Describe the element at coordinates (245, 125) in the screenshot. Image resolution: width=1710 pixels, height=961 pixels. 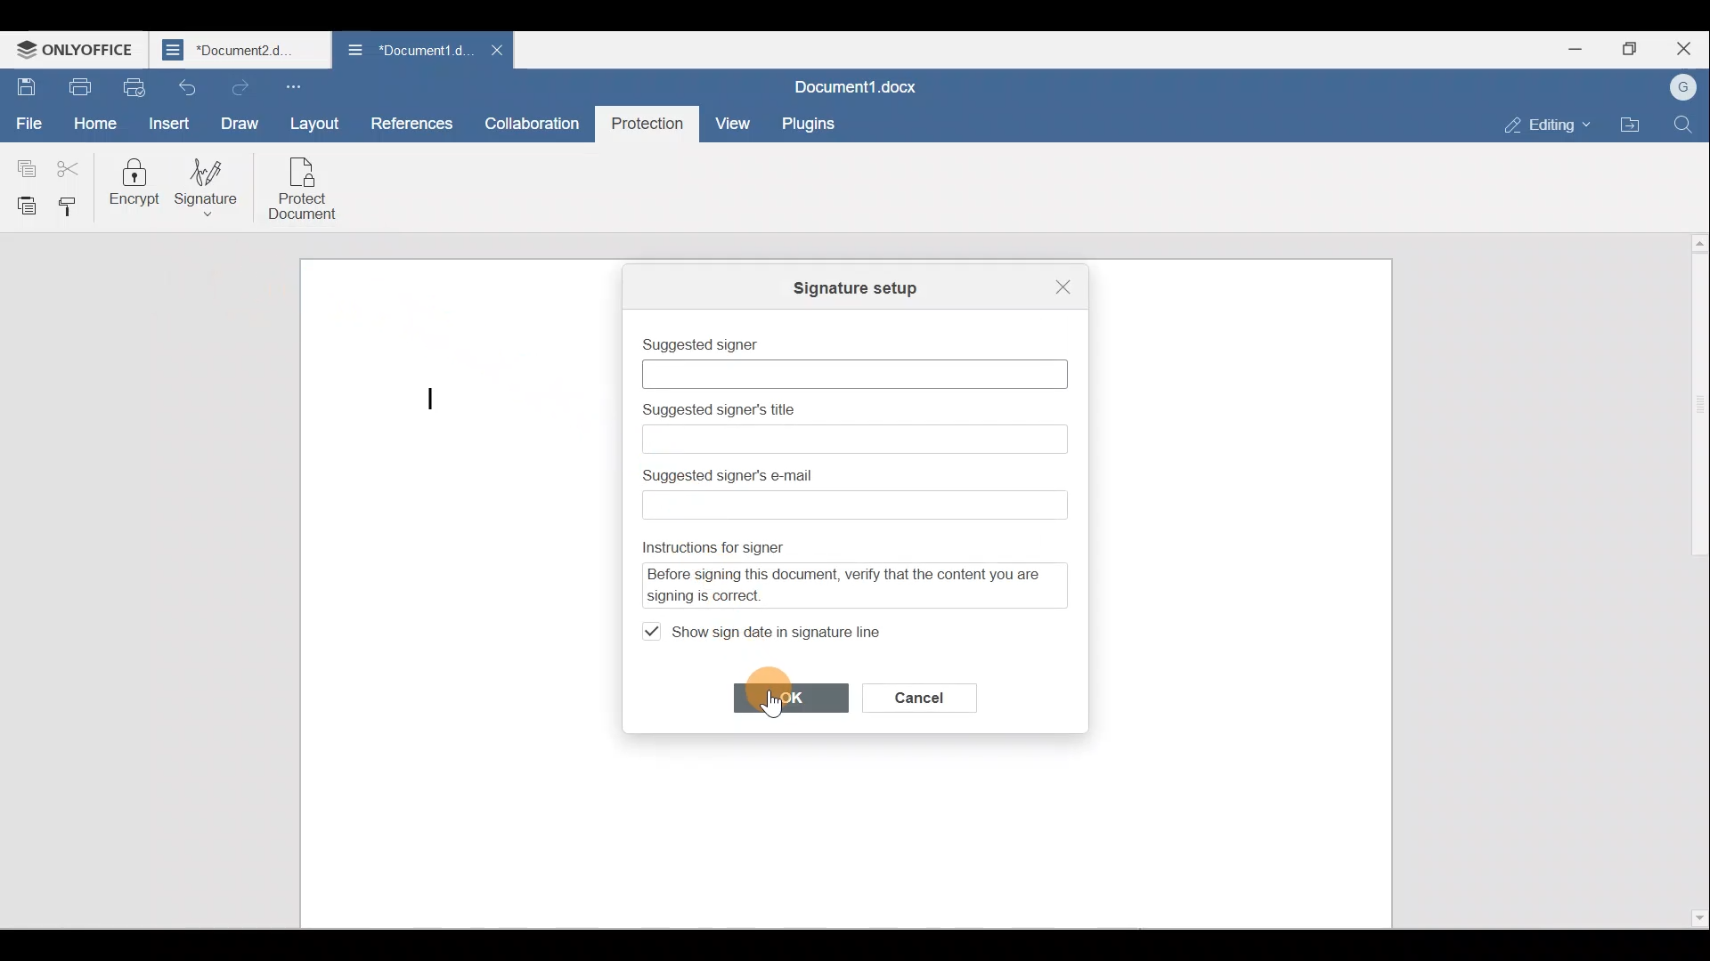
I see `Draw` at that location.